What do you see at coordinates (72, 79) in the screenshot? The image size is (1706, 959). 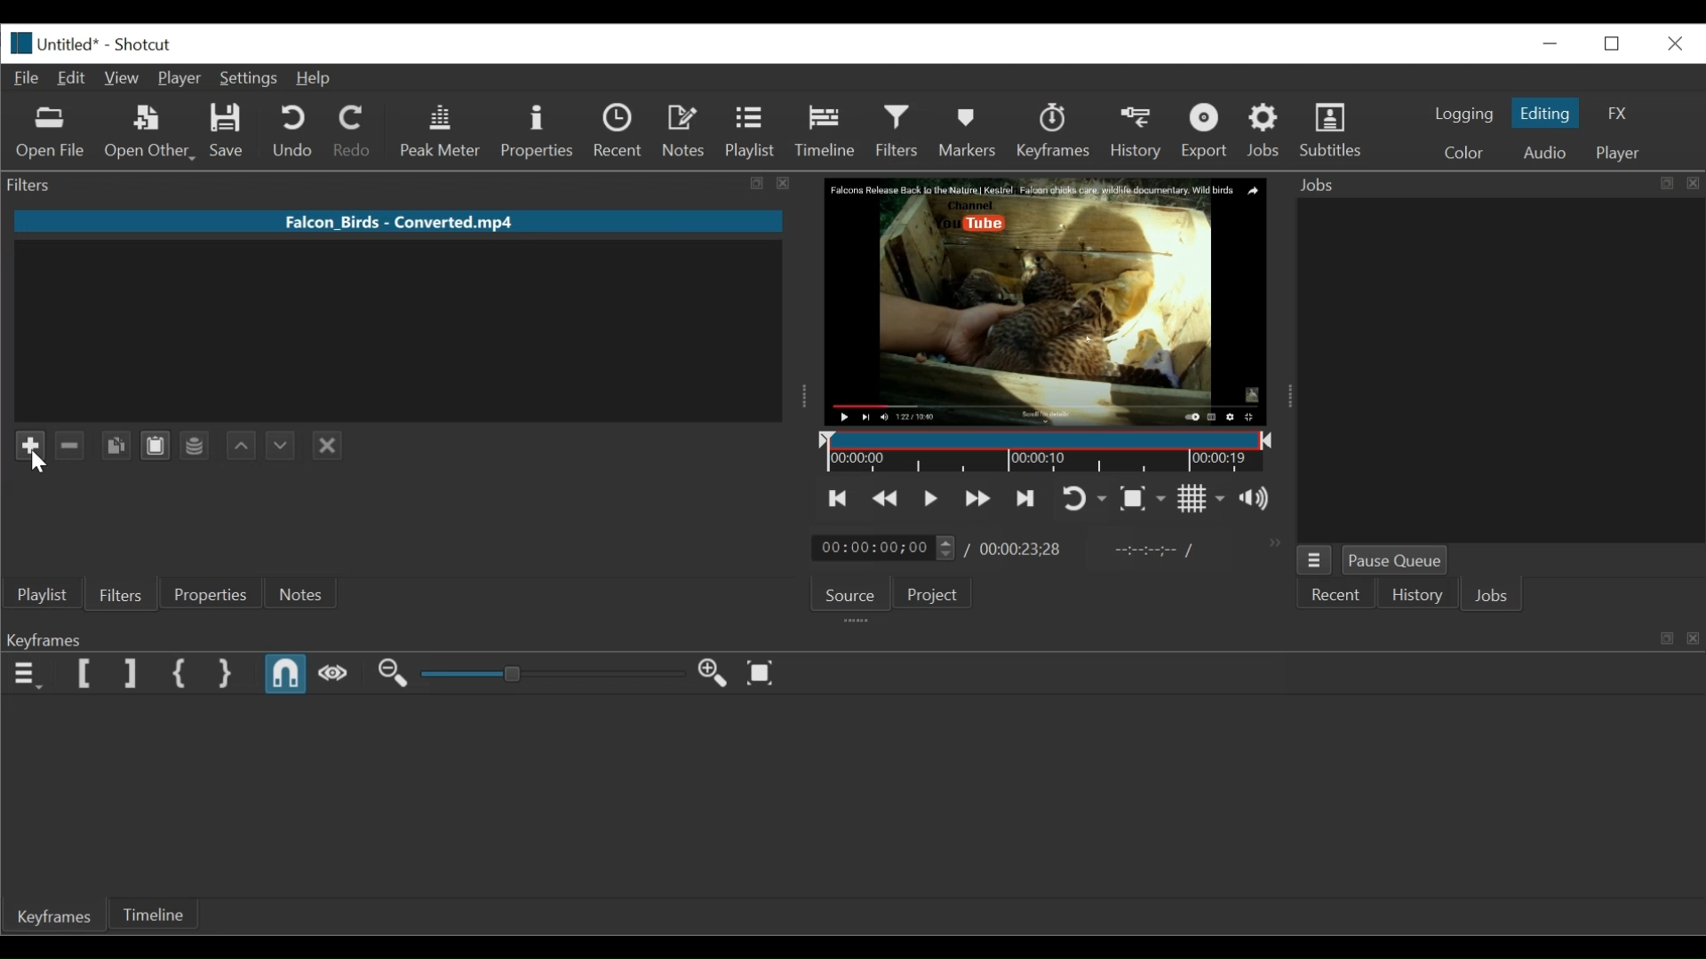 I see `Edit` at bounding box center [72, 79].